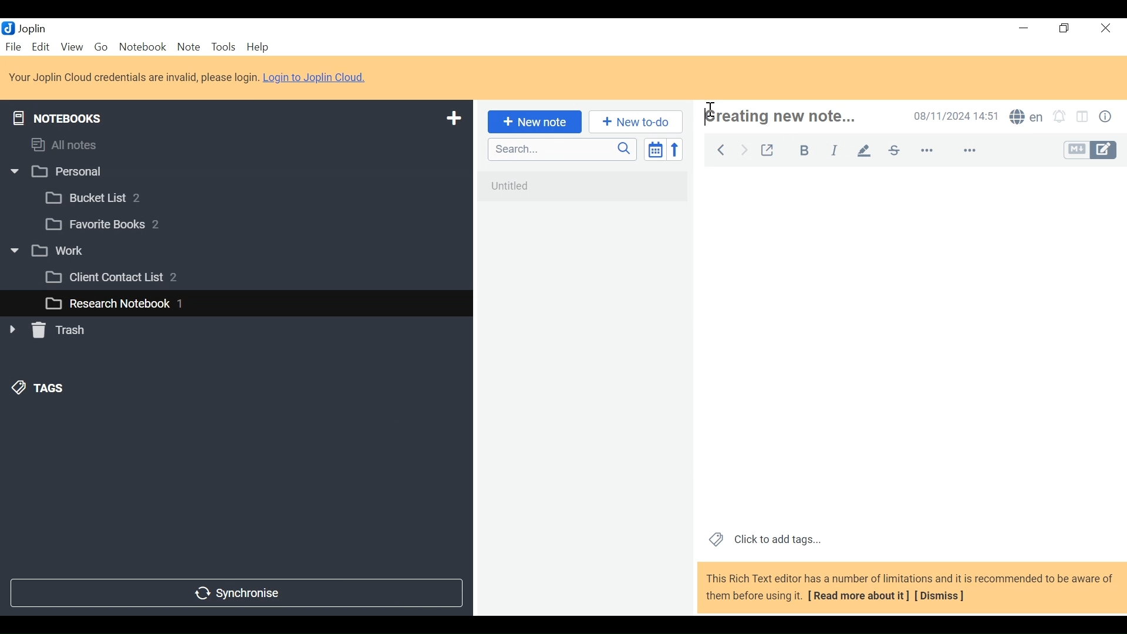  What do you see at coordinates (188, 46) in the screenshot?
I see `Note` at bounding box center [188, 46].